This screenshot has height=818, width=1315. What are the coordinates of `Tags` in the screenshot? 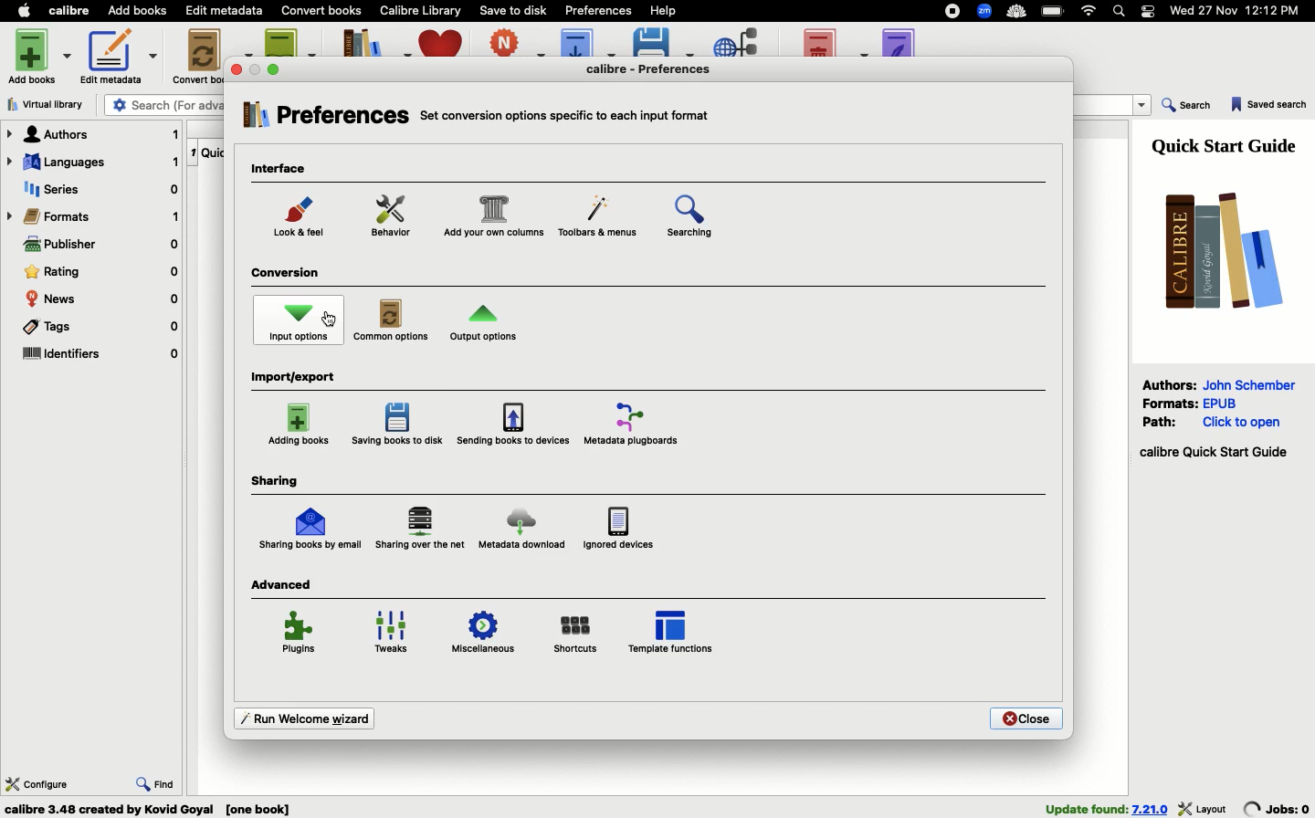 It's located at (99, 330).